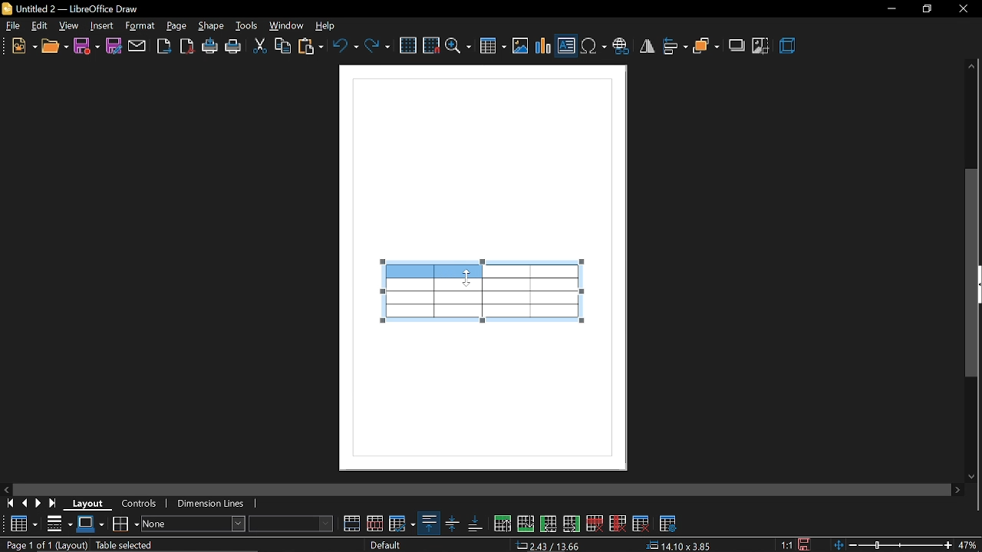 The width and height of the screenshot is (982, 552). I want to click on align top, so click(428, 523).